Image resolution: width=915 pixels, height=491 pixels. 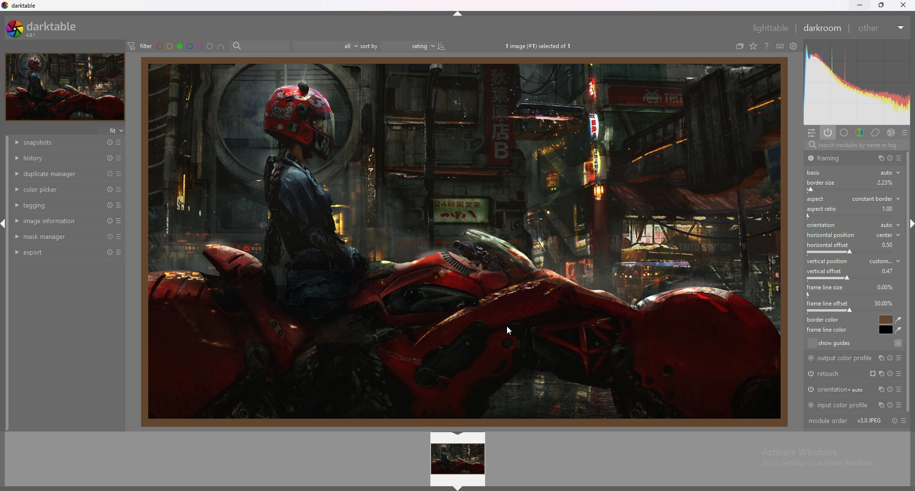 What do you see at coordinates (900, 158) in the screenshot?
I see `presets` at bounding box center [900, 158].